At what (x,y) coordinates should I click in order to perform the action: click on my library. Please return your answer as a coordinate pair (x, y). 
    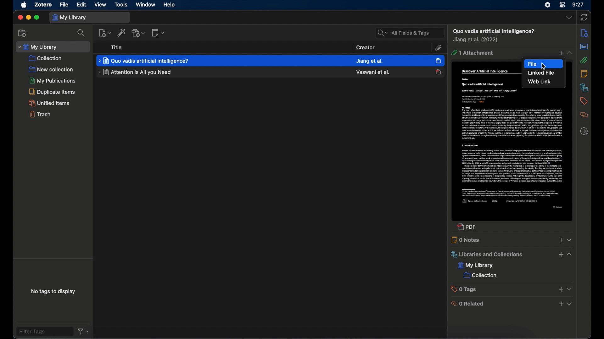
    Looking at the image, I should click on (90, 17).